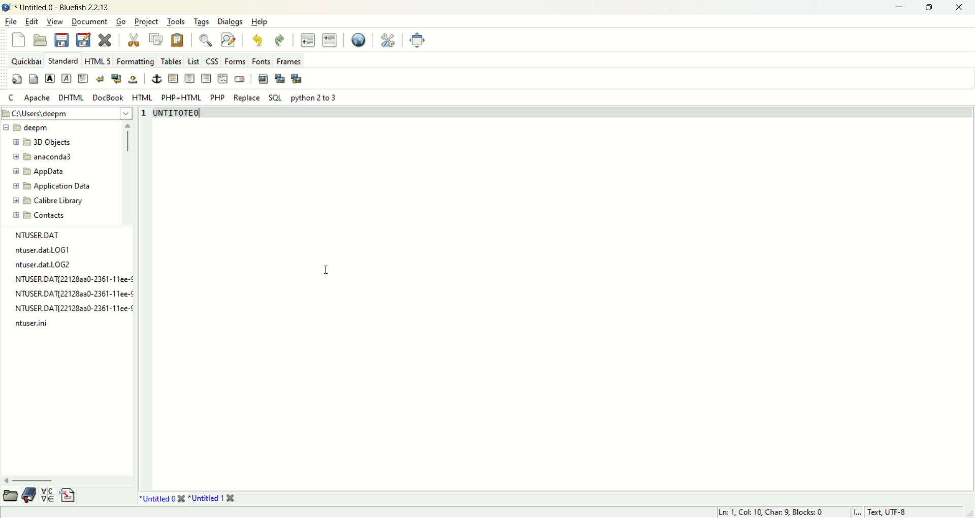 This screenshot has height=518, width=975. What do you see at coordinates (290, 61) in the screenshot?
I see `frames` at bounding box center [290, 61].